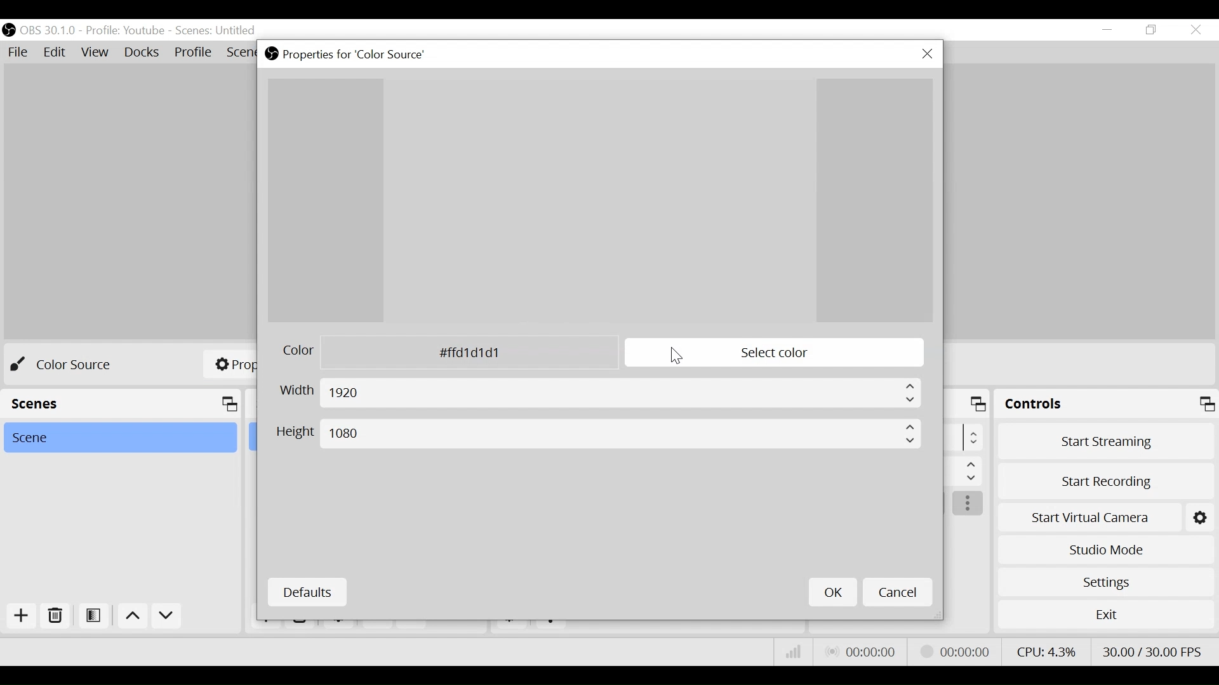 The height and width of the screenshot is (685, 1219). Describe the element at coordinates (70, 365) in the screenshot. I see `No source selected` at that location.